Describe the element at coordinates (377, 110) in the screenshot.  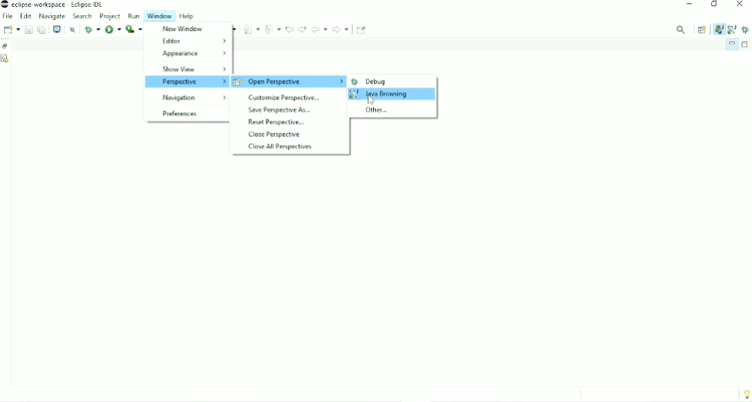
I see `Other` at that location.